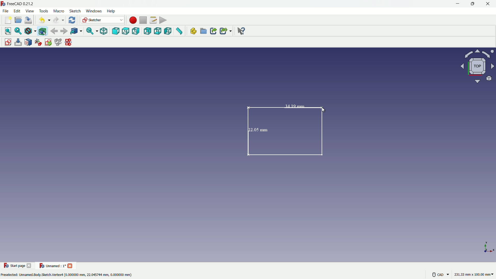 The height and width of the screenshot is (279, 496). Describe the element at coordinates (14, 266) in the screenshot. I see `start page` at that location.